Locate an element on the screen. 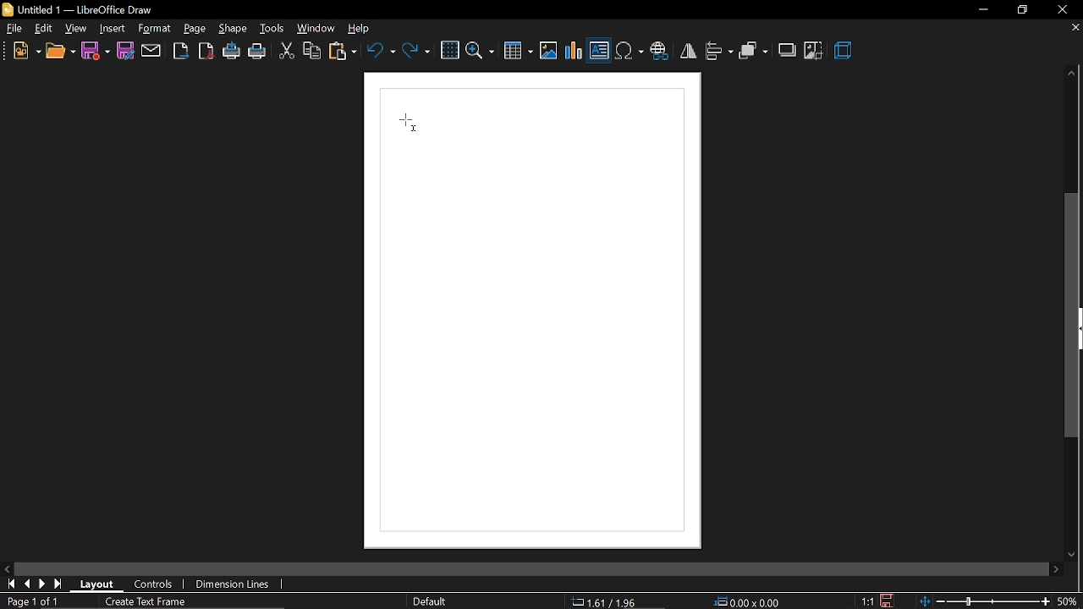  shadow is located at coordinates (789, 49).